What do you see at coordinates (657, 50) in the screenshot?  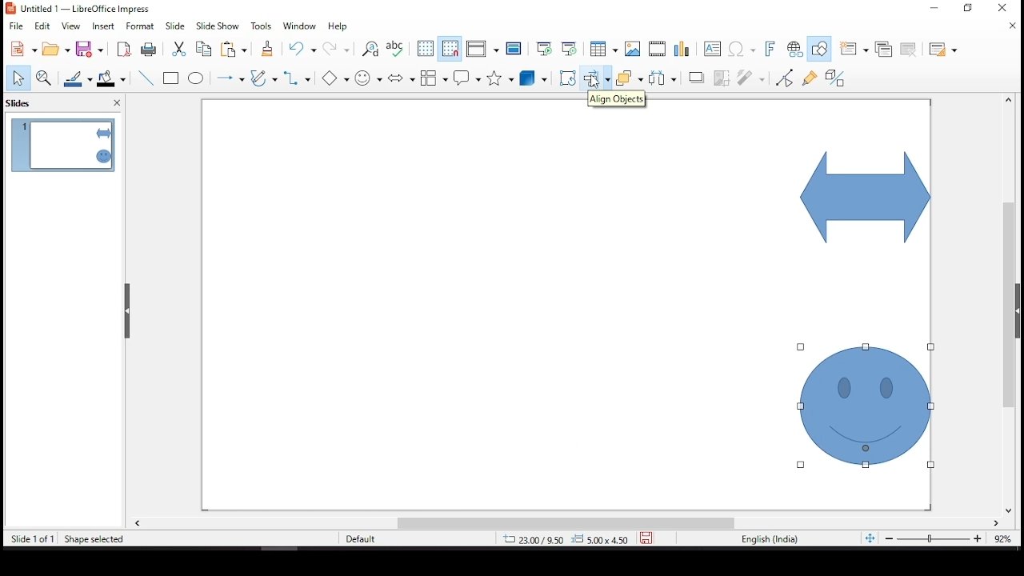 I see `insert audio or video` at bounding box center [657, 50].